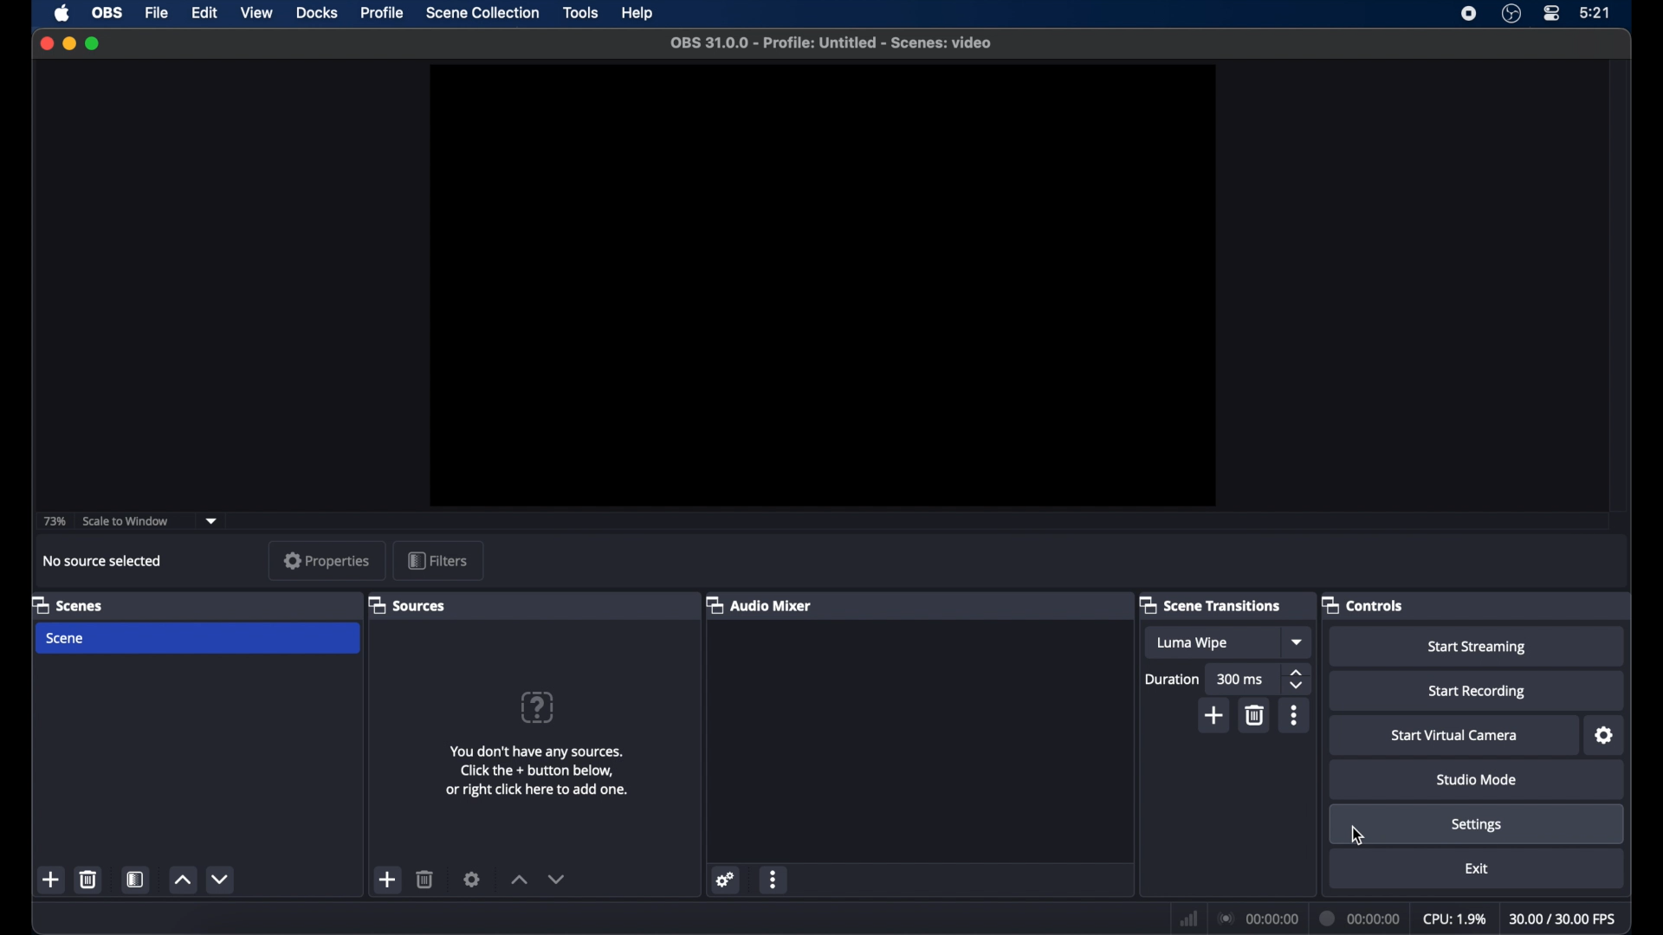  Describe the element at coordinates (1173, 679) in the screenshot. I see `duration` at that location.